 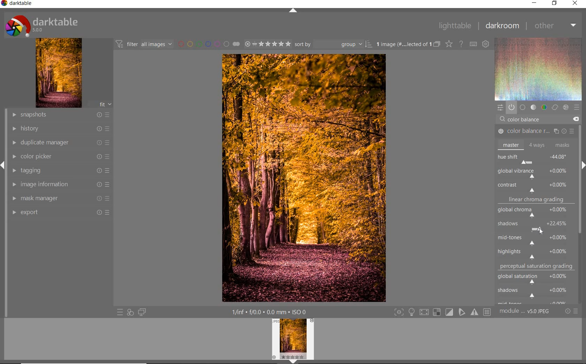 What do you see at coordinates (534, 131) in the screenshot?
I see `COLOR BALANCE RGB` at bounding box center [534, 131].